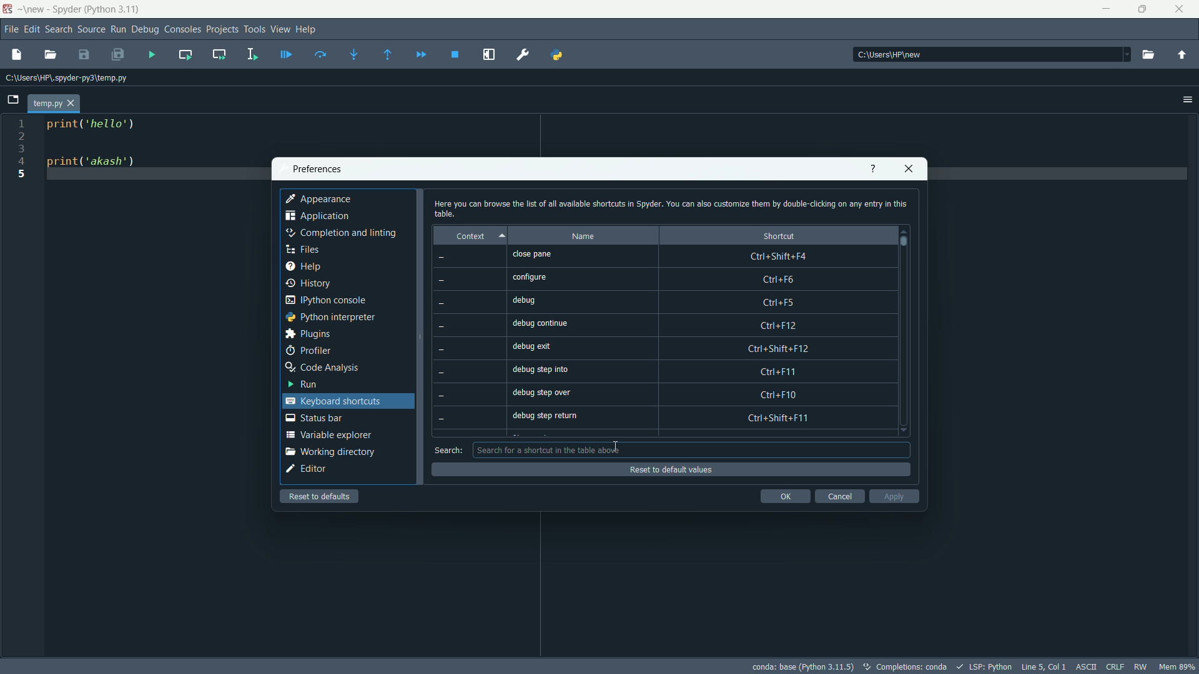 The height and width of the screenshot is (674, 1199). Describe the element at coordinates (253, 52) in the screenshot. I see `run selection` at that location.